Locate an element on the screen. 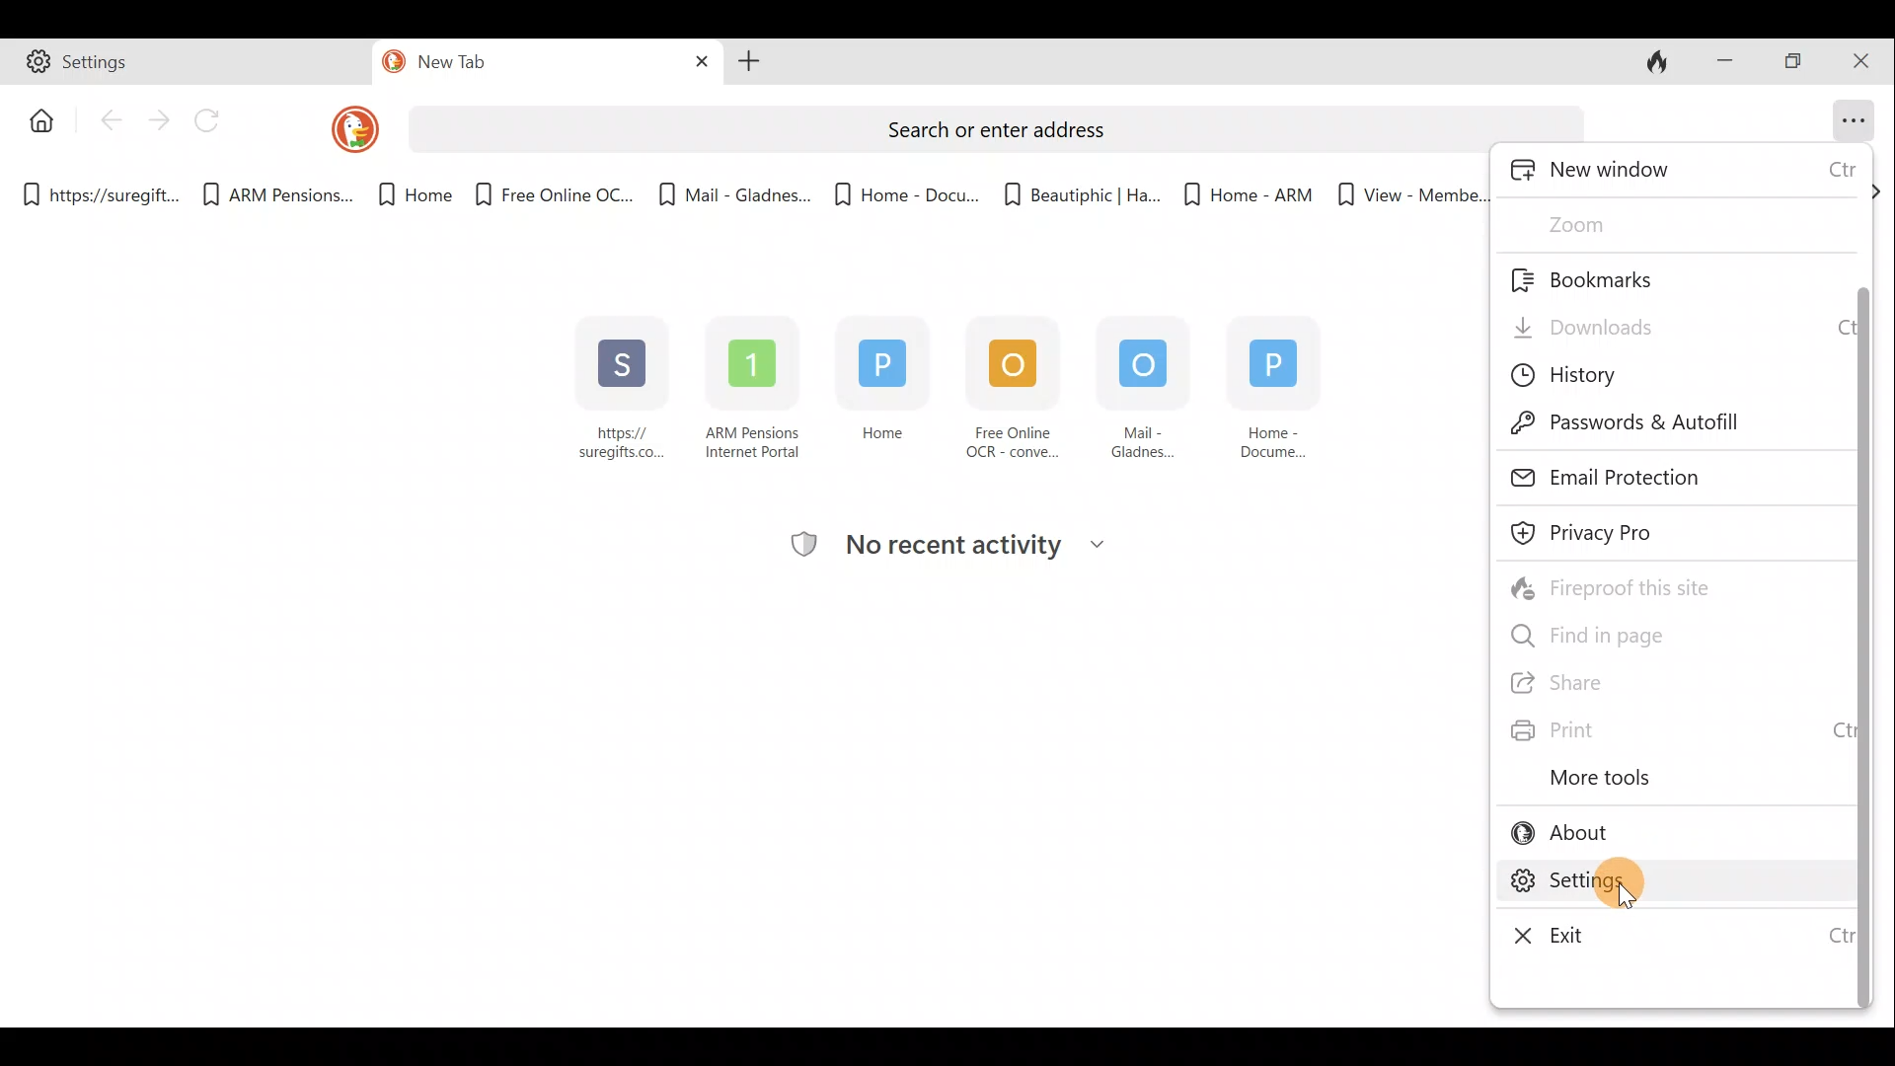 This screenshot has width=1895, height=1066. Open new tab is located at coordinates (753, 62).